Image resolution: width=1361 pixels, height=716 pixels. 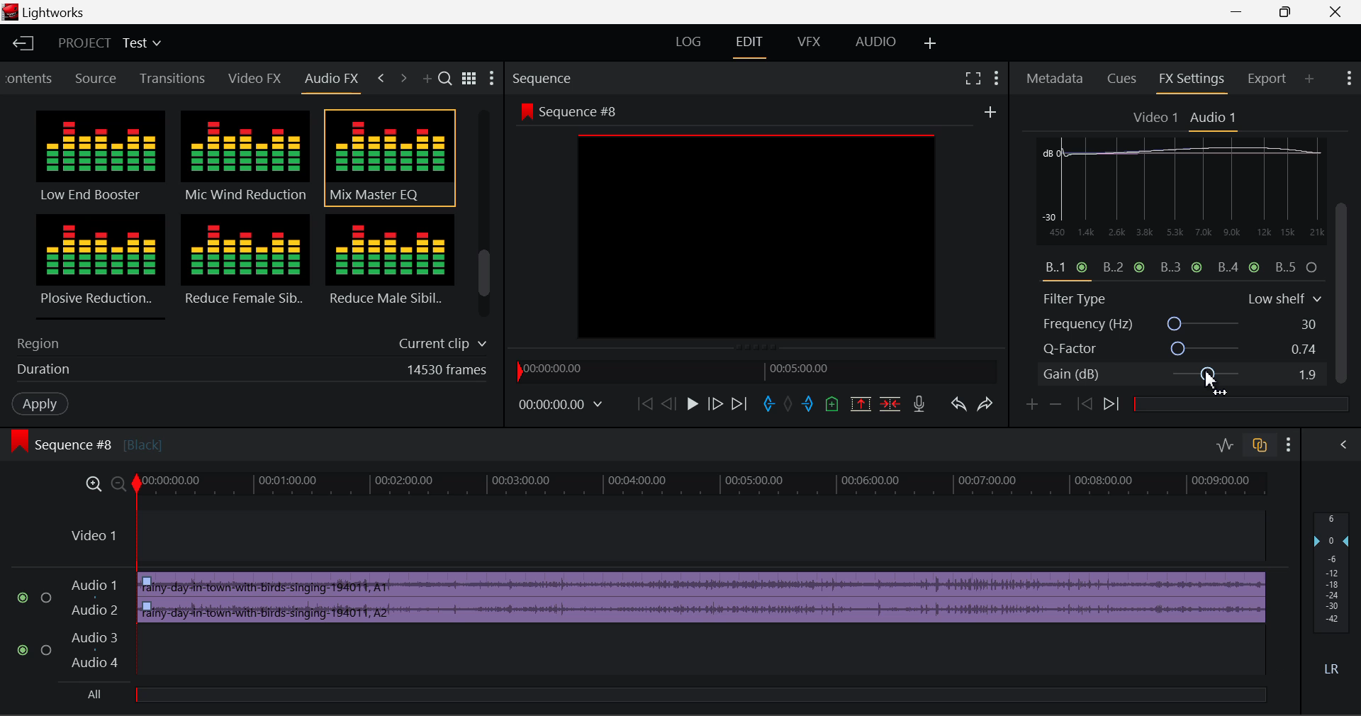 What do you see at coordinates (101, 693) in the screenshot?
I see `All` at bounding box center [101, 693].